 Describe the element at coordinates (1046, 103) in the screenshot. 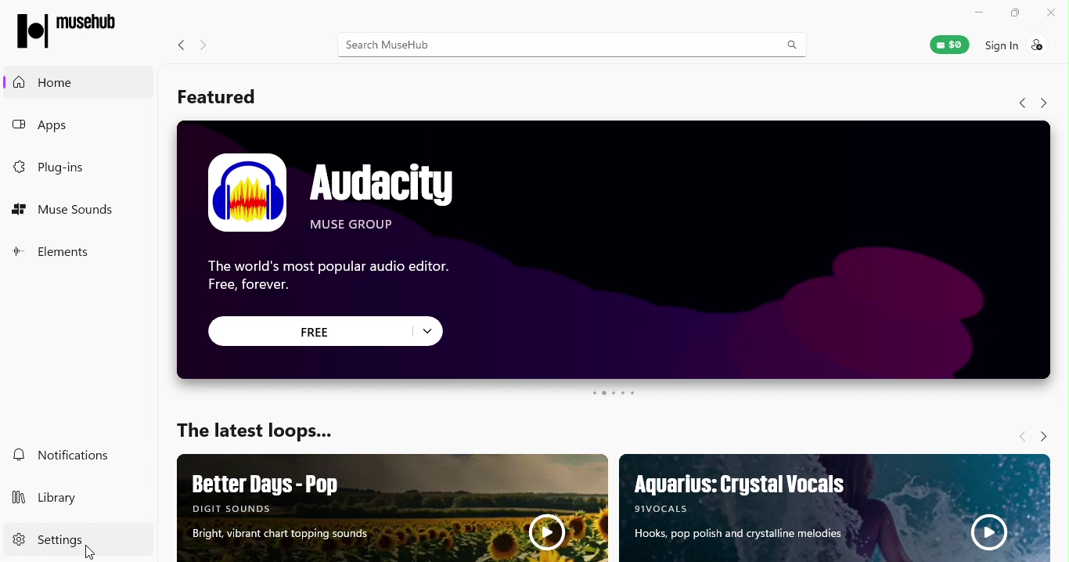

I see `Navigate forward` at that location.